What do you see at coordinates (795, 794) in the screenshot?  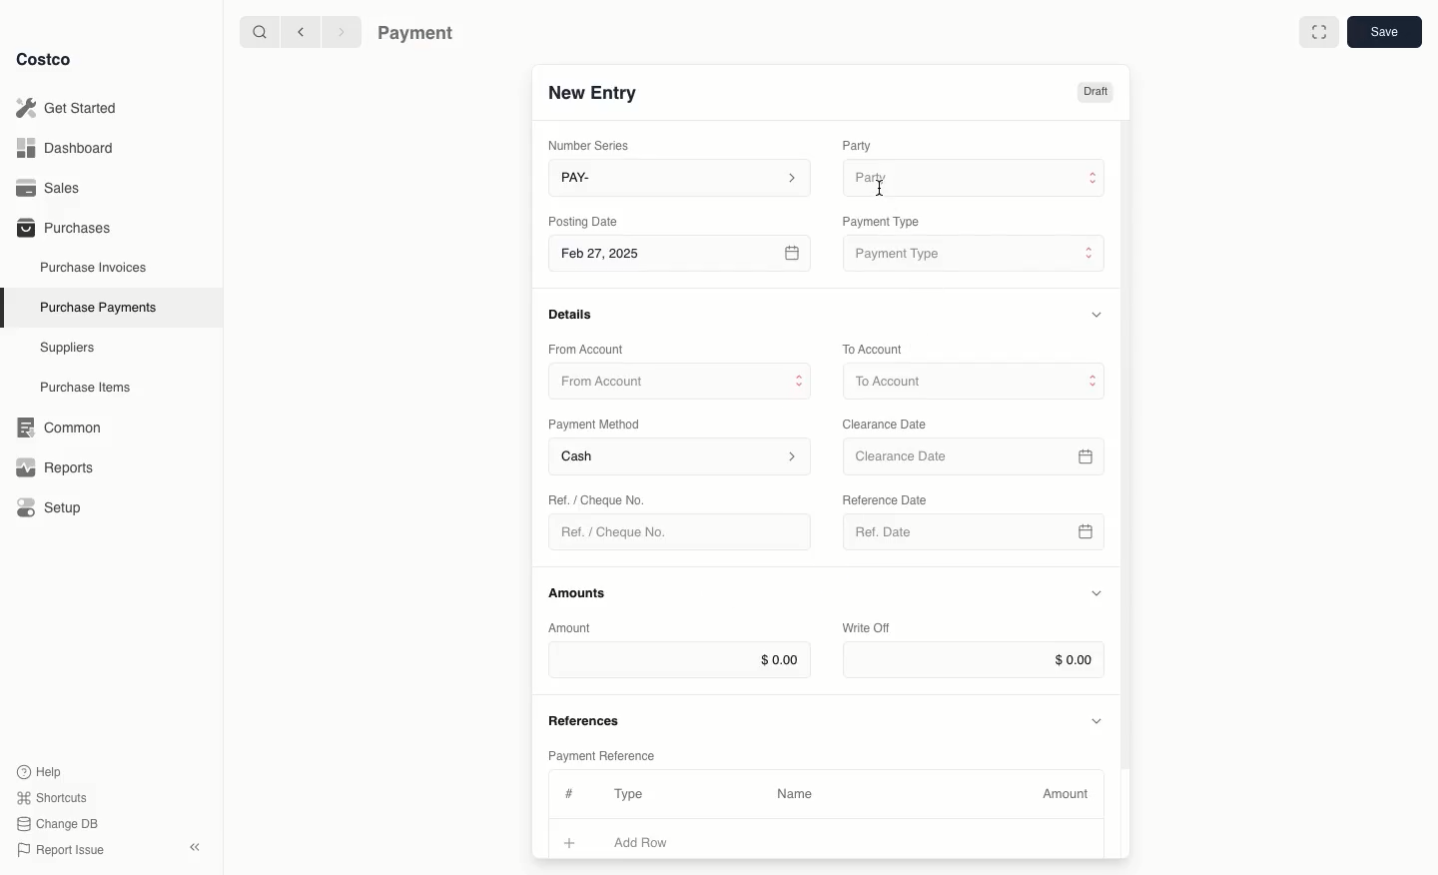 I see `Name` at bounding box center [795, 794].